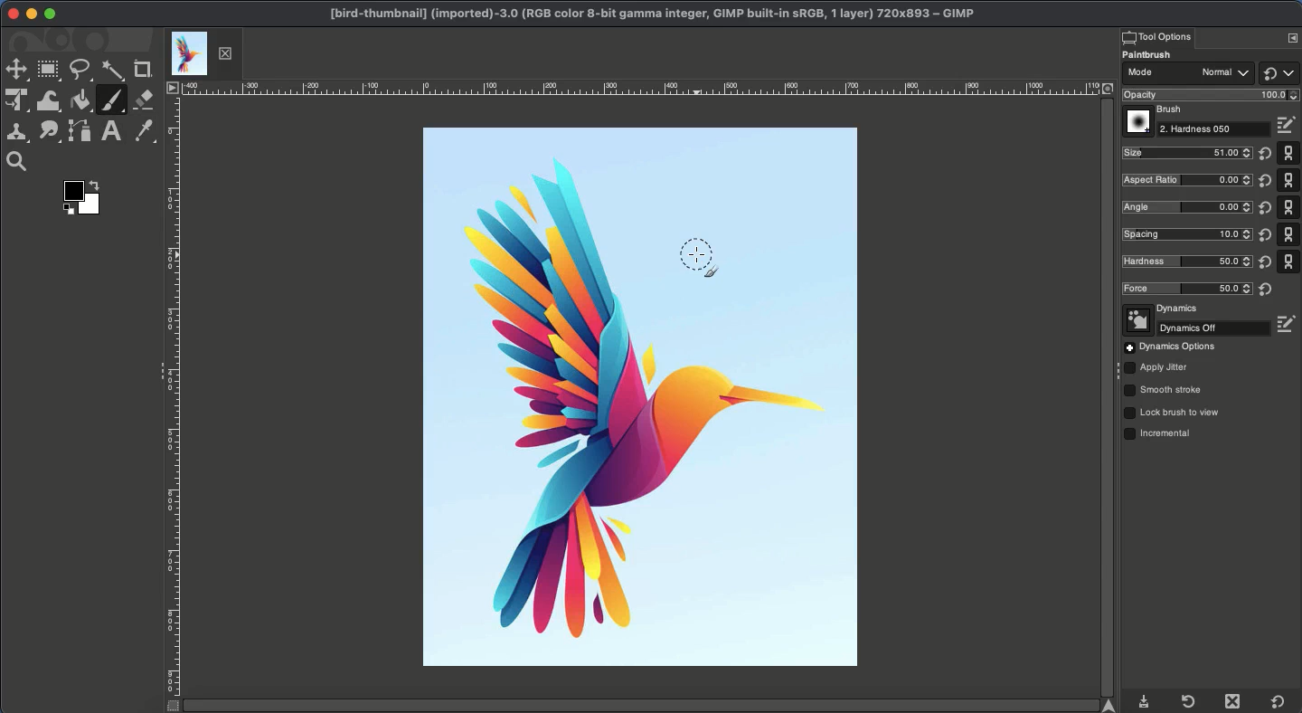 This screenshot has height=713, width=1302. Describe the element at coordinates (1186, 153) in the screenshot. I see `Size` at that location.